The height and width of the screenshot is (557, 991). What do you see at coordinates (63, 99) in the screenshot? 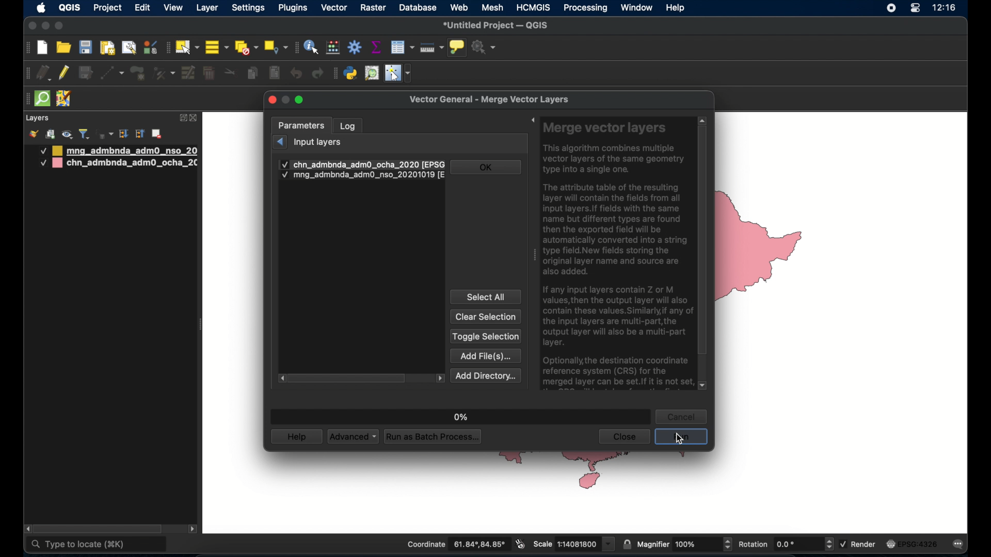
I see `josh remote` at bounding box center [63, 99].